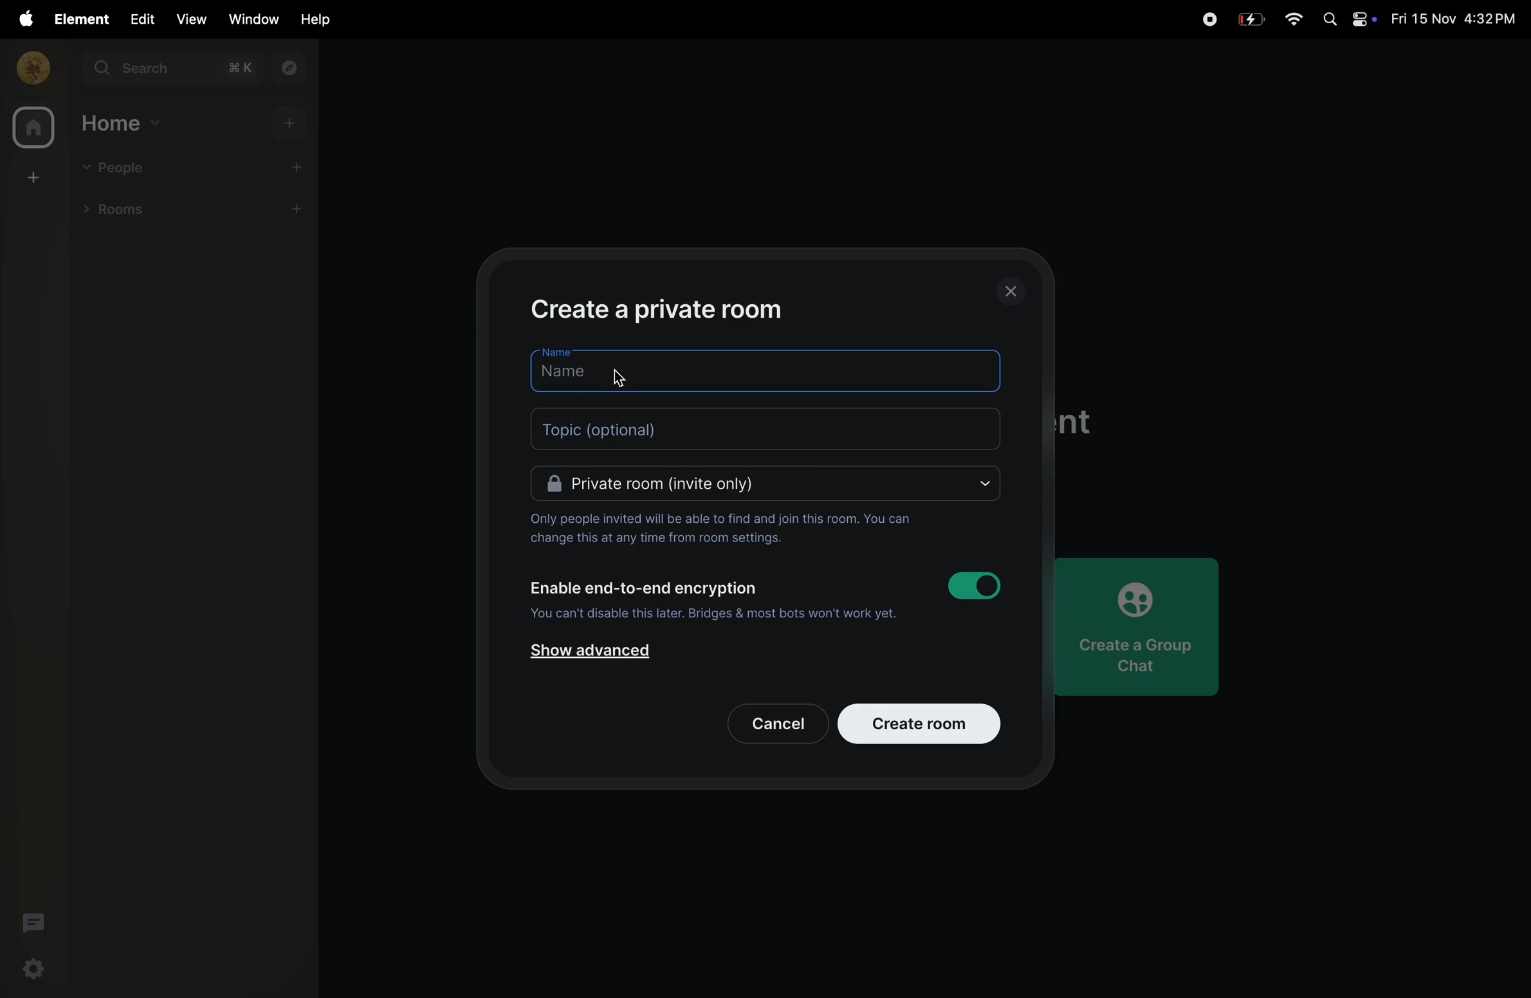 The image size is (1531, 998). I want to click on name , so click(769, 372).